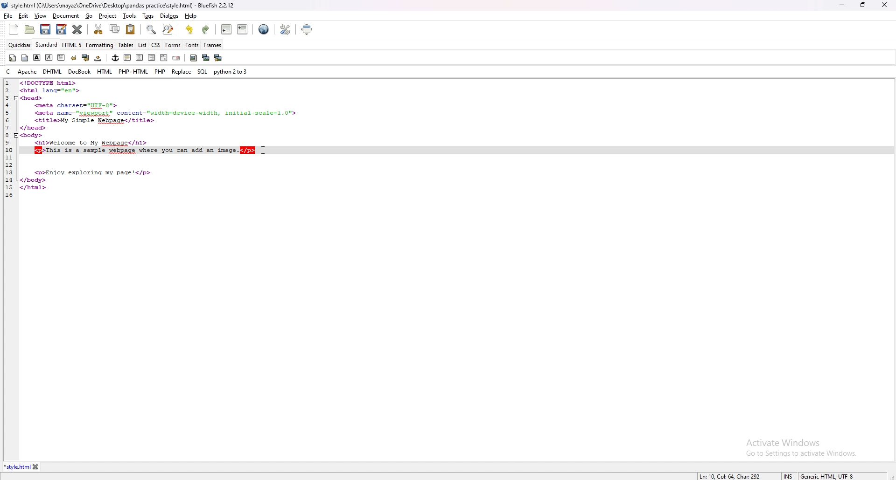 The image size is (896, 480). Describe the element at coordinates (160, 71) in the screenshot. I see `php` at that location.